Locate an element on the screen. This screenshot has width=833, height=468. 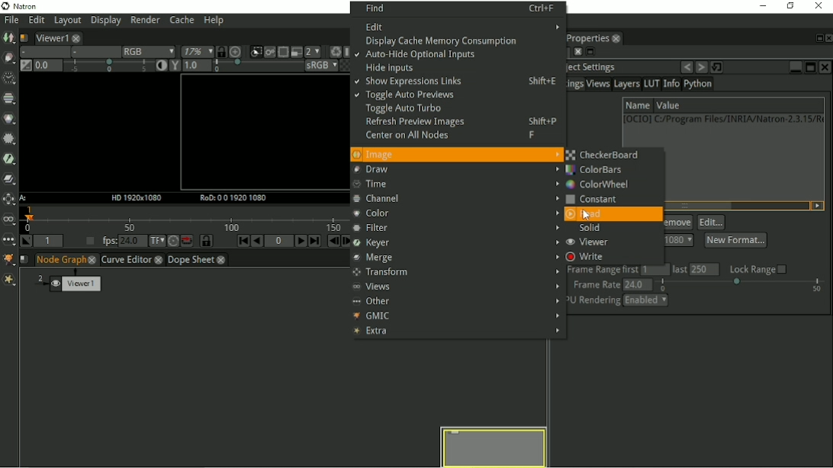
Behaviour is located at coordinates (184, 241).